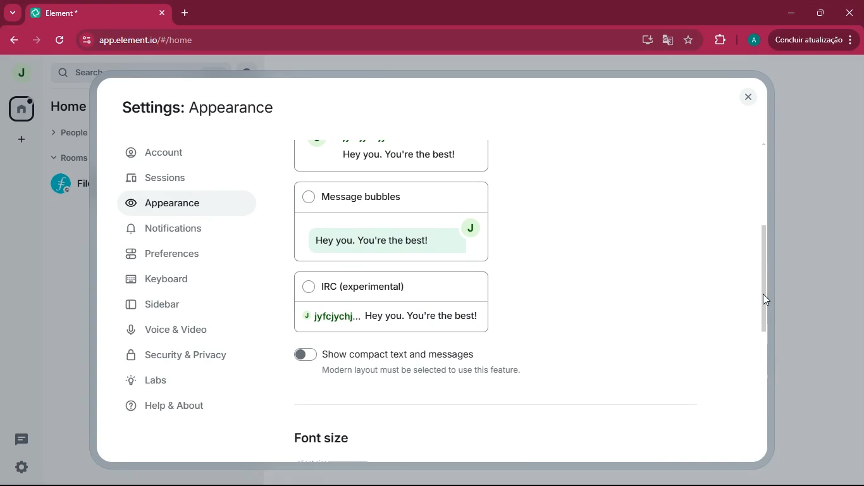  Describe the element at coordinates (169, 229) in the screenshot. I see `notifications` at that location.